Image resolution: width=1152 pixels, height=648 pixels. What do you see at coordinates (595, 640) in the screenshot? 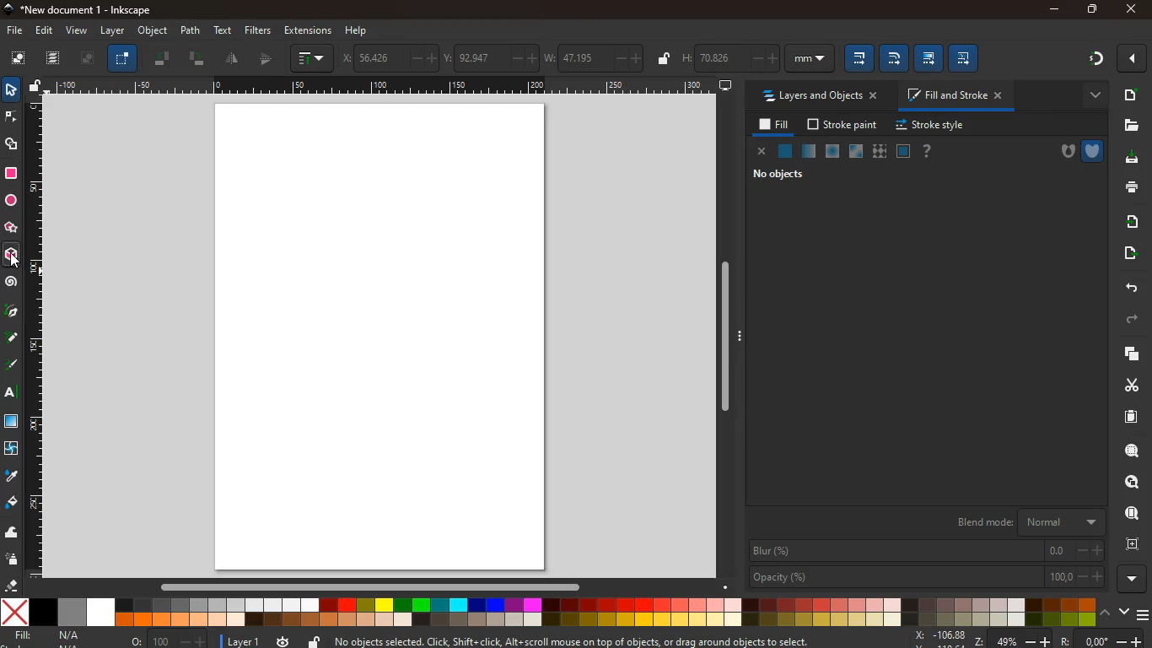
I see `message` at bounding box center [595, 640].